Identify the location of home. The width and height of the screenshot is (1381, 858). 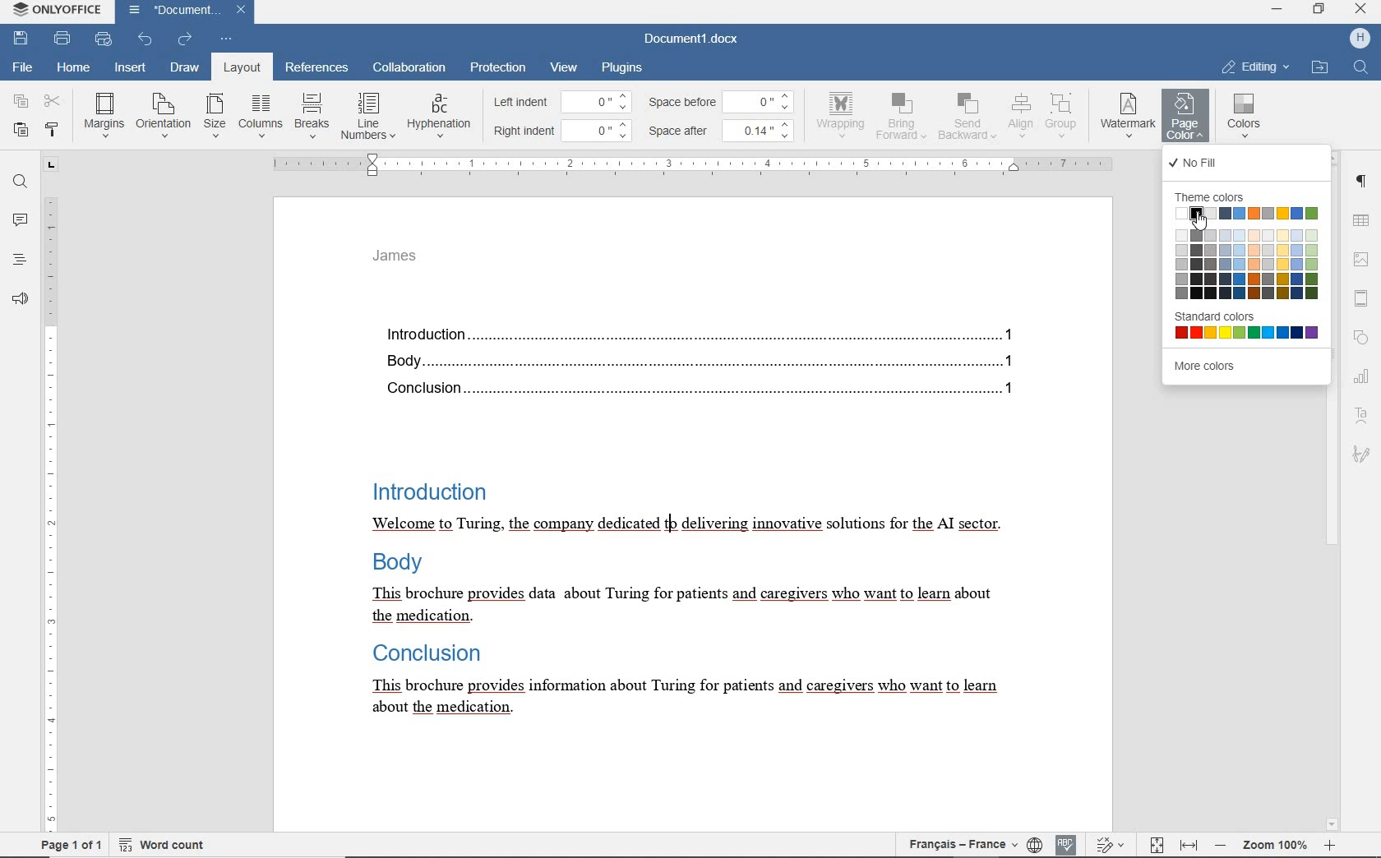
(72, 69).